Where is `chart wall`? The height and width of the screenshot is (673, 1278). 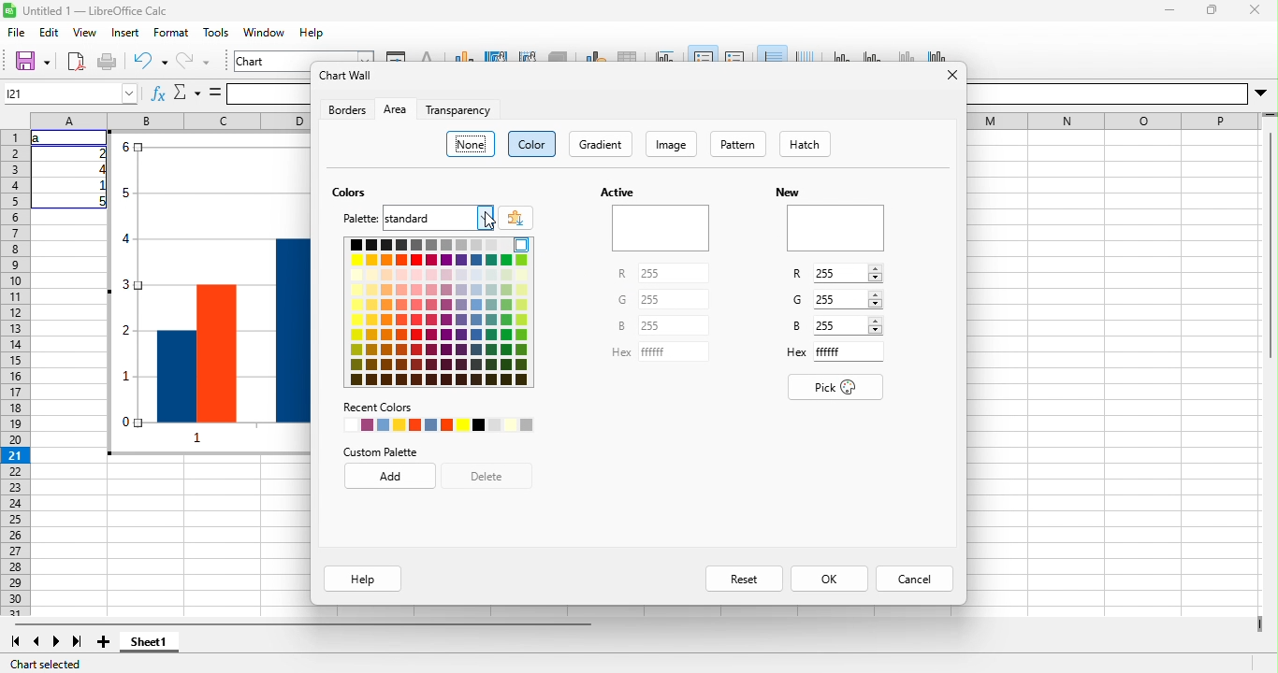
chart wall is located at coordinates (528, 55).